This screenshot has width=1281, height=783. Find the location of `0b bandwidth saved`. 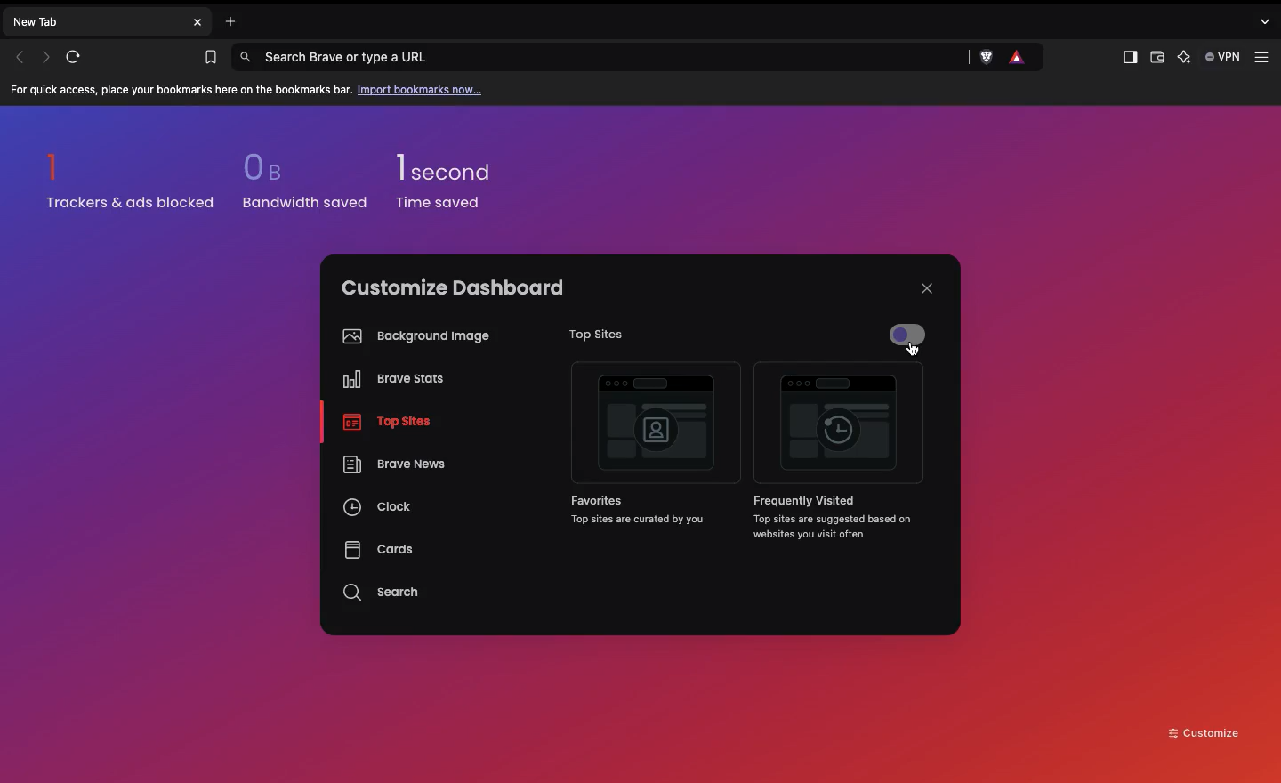

0b bandwidth saved is located at coordinates (300, 185).